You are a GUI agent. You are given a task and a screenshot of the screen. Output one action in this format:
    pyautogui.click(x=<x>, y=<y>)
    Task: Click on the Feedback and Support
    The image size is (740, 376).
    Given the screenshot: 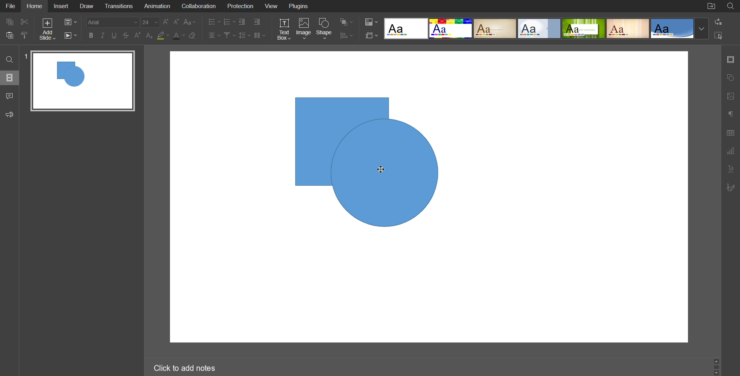 What is the action you would take?
    pyautogui.click(x=9, y=114)
    